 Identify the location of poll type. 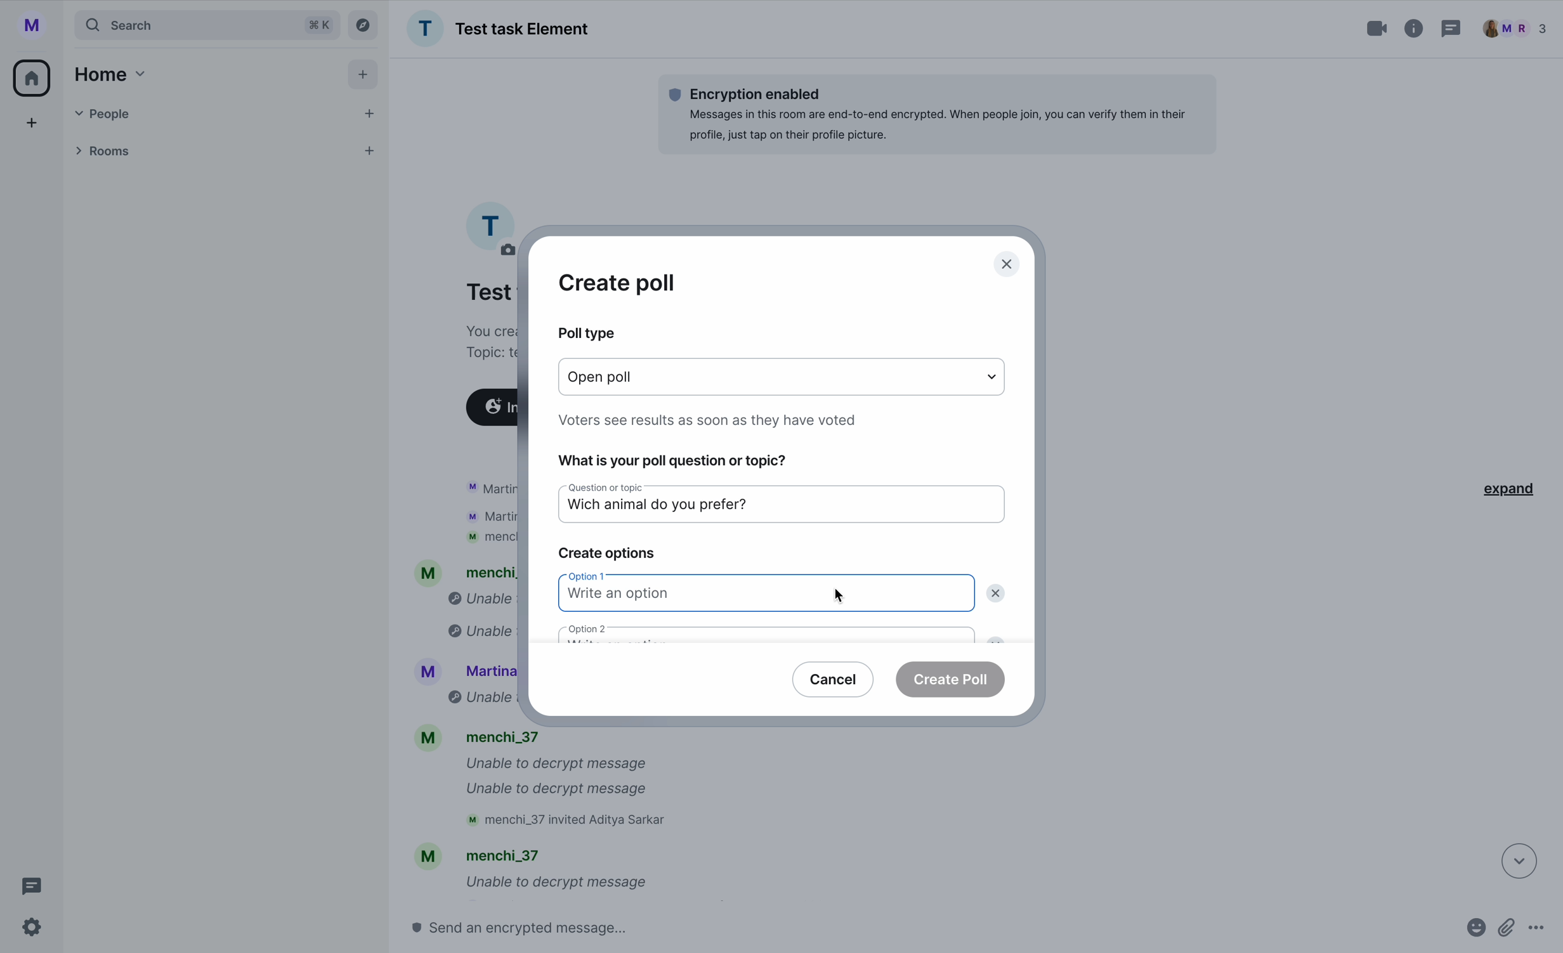
(585, 333).